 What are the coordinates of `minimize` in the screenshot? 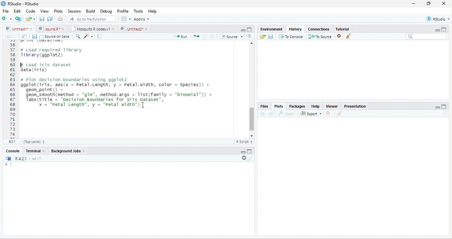 It's located at (414, 3).